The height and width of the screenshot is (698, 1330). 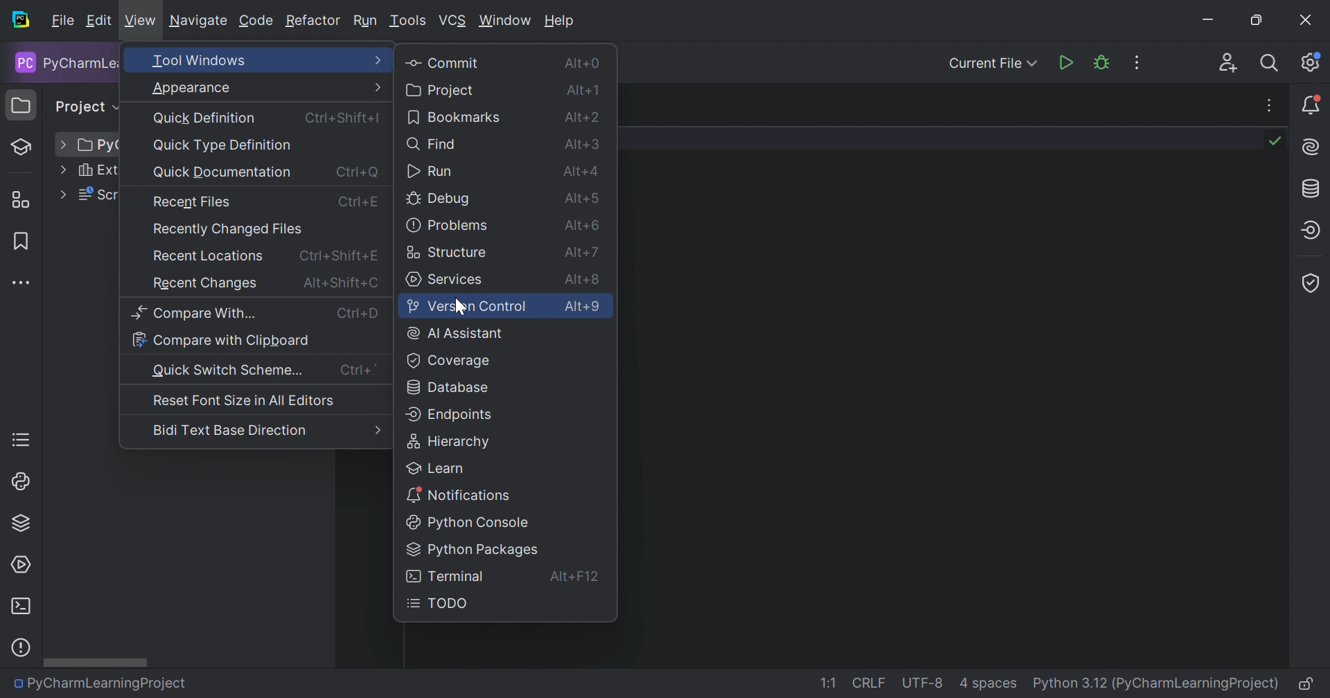 I want to click on View, so click(x=140, y=23).